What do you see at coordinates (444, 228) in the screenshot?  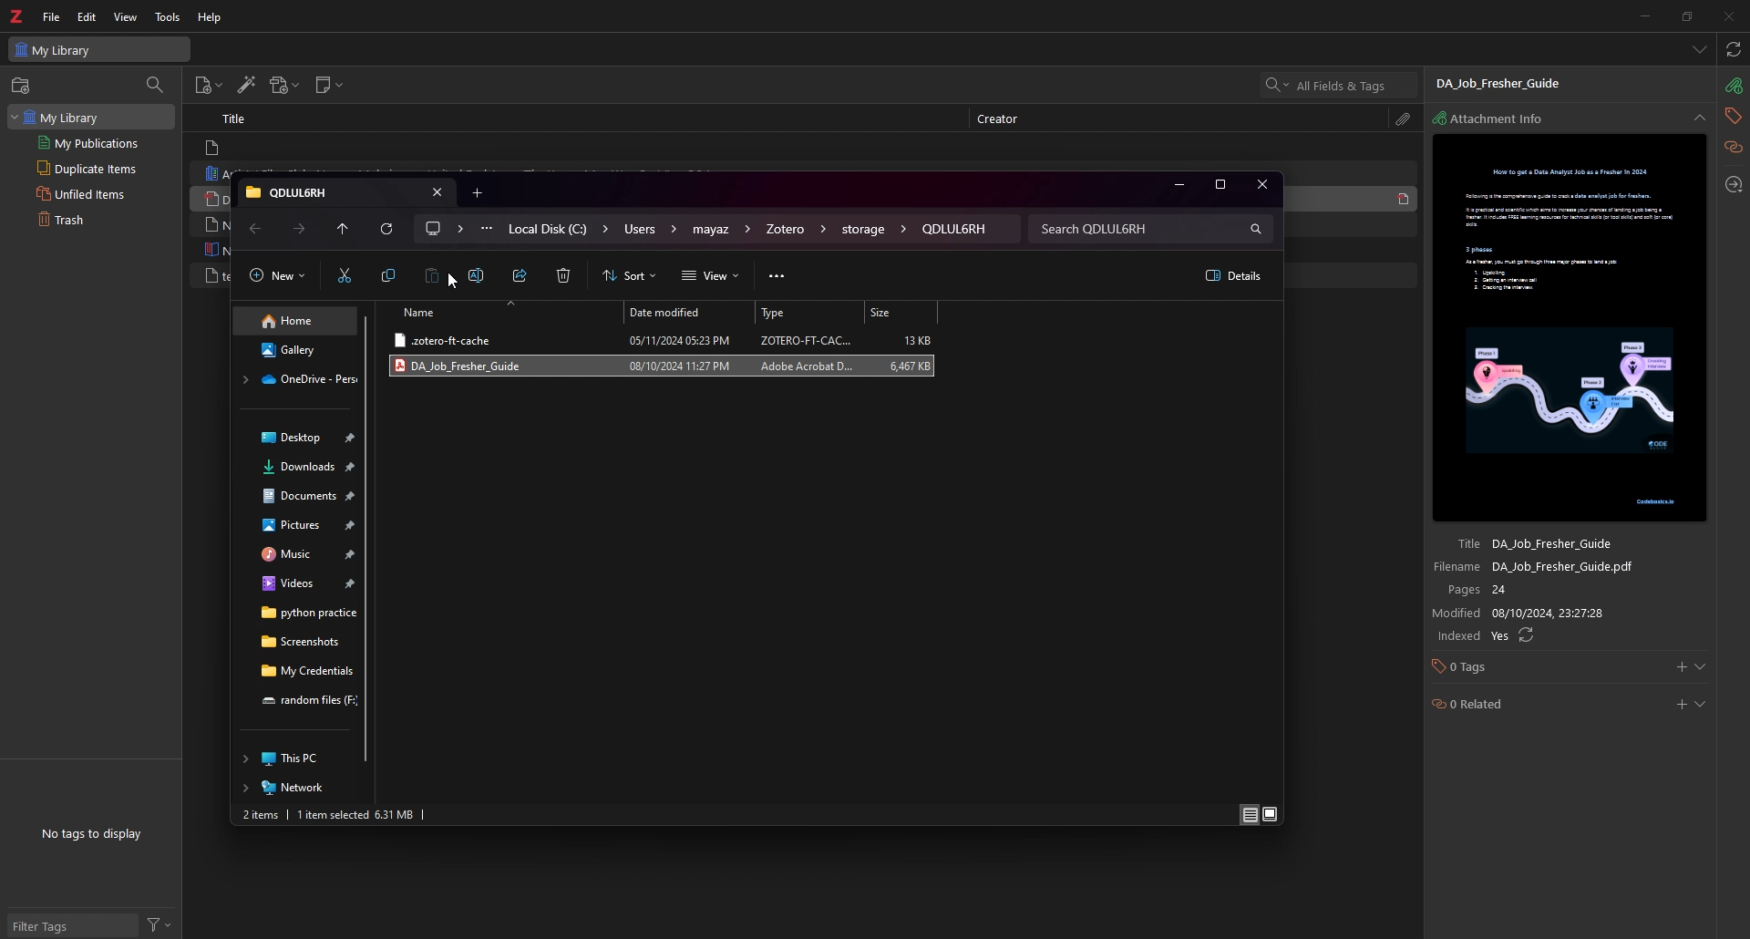 I see `folder` at bounding box center [444, 228].